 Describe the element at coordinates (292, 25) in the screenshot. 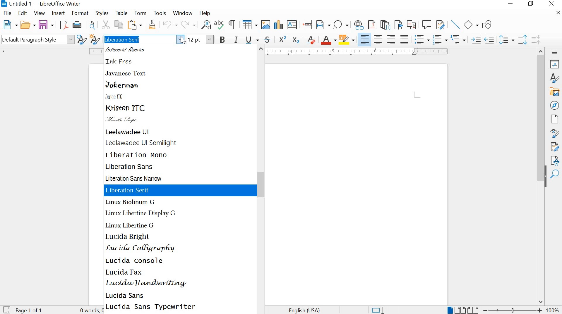

I see `INSERT TEXT BOX` at that location.